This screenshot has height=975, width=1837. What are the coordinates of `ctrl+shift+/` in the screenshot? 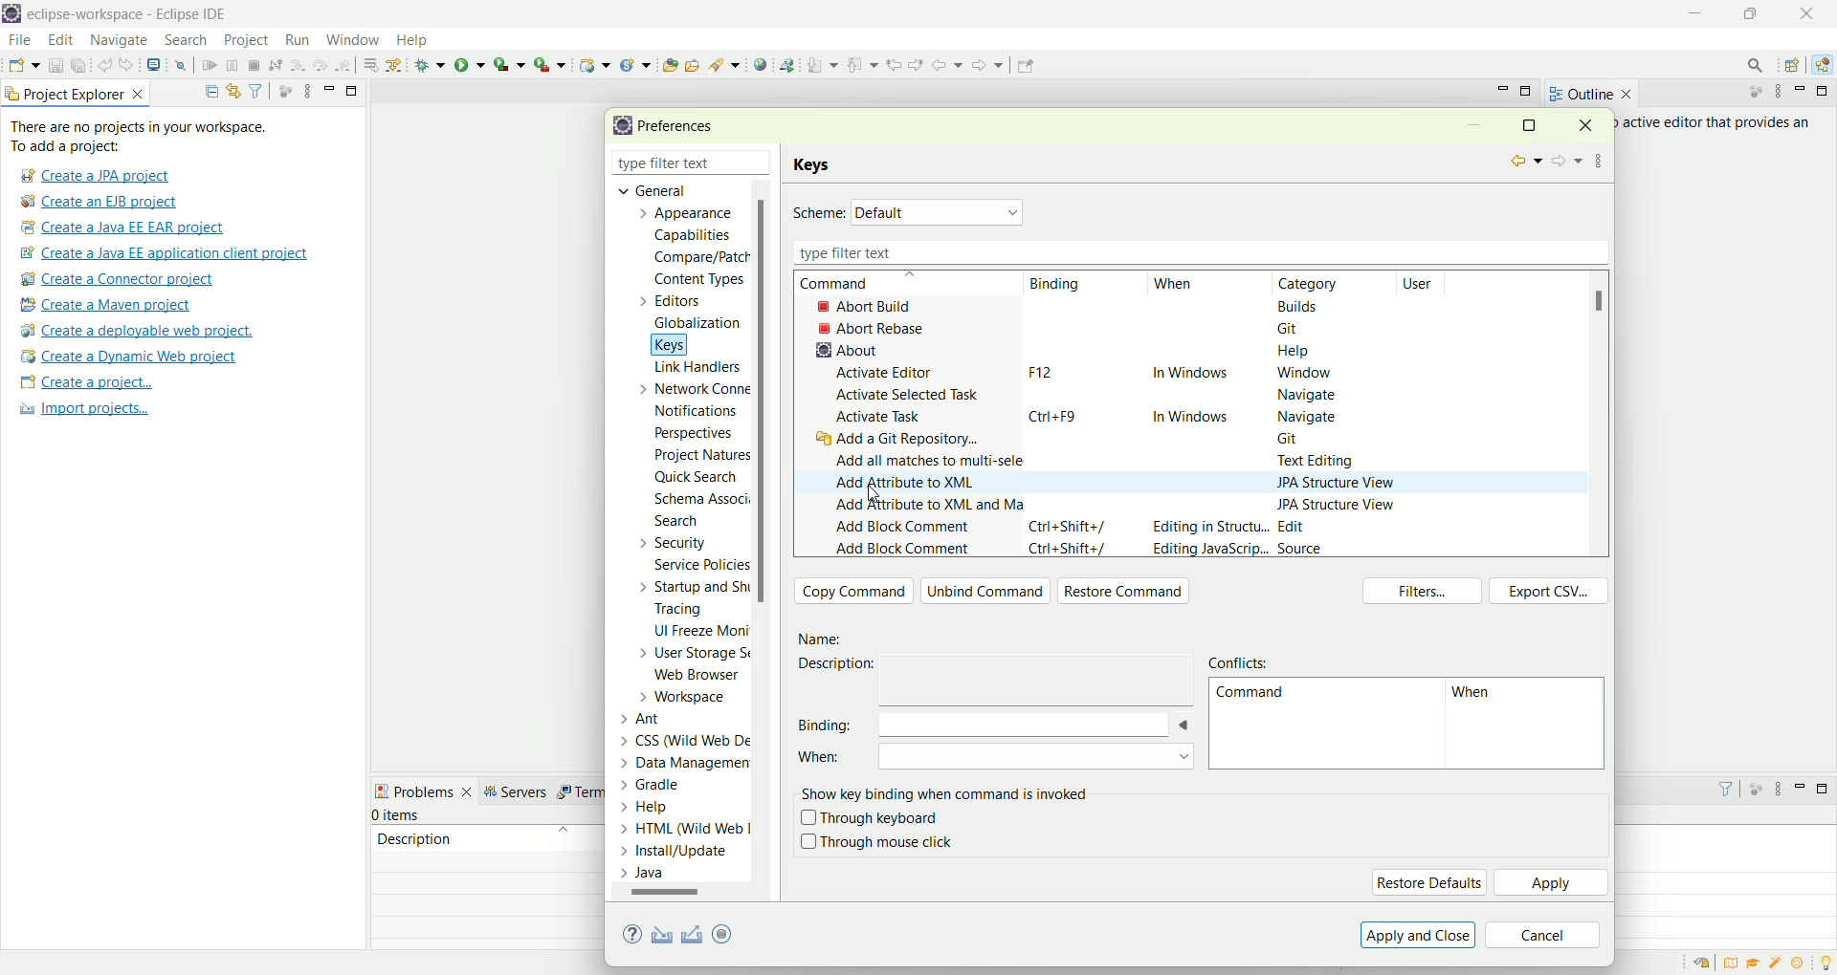 It's located at (1072, 550).